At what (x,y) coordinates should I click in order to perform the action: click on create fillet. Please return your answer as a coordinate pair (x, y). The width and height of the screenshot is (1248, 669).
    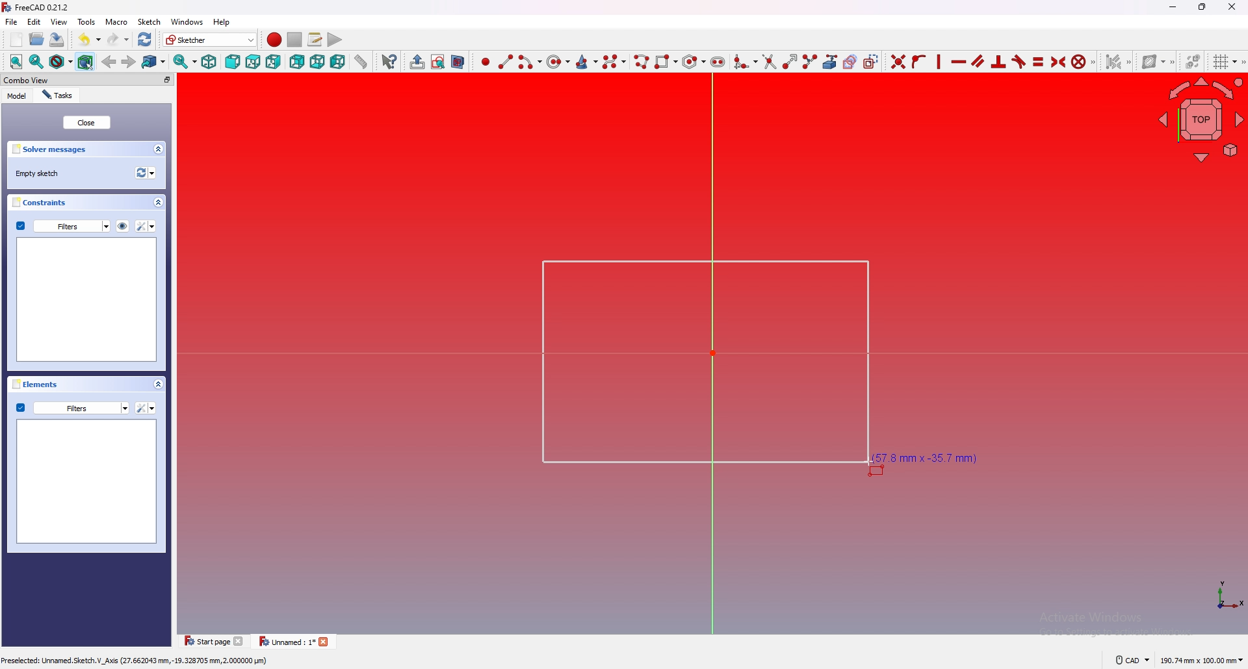
    Looking at the image, I should click on (746, 62).